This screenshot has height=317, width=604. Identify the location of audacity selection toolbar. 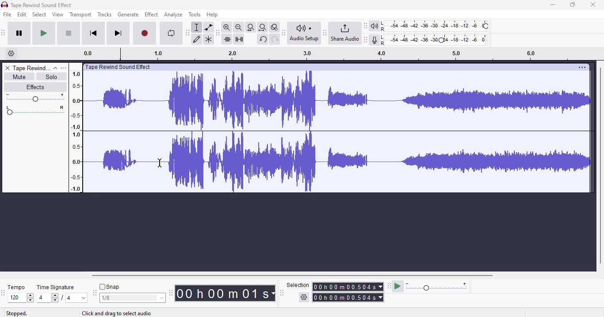
(282, 293).